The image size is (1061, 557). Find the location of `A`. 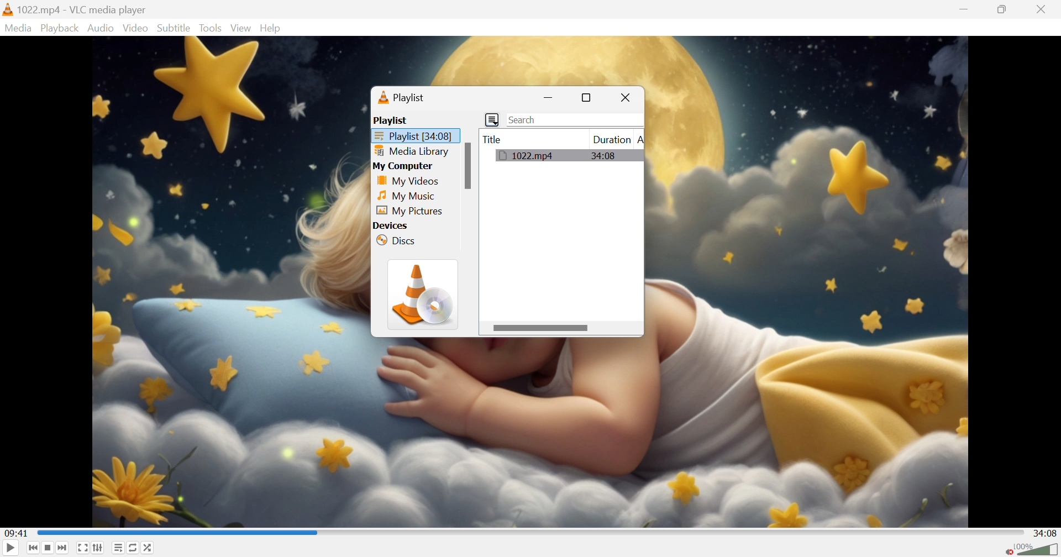

A is located at coordinates (644, 141).